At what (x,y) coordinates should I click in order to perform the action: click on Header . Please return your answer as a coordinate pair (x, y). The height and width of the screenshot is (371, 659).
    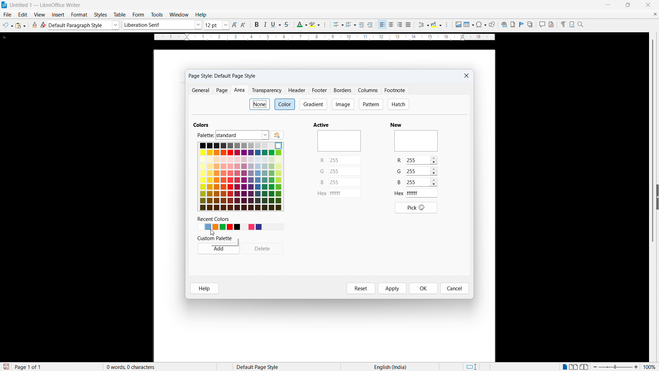
    Looking at the image, I should click on (298, 91).